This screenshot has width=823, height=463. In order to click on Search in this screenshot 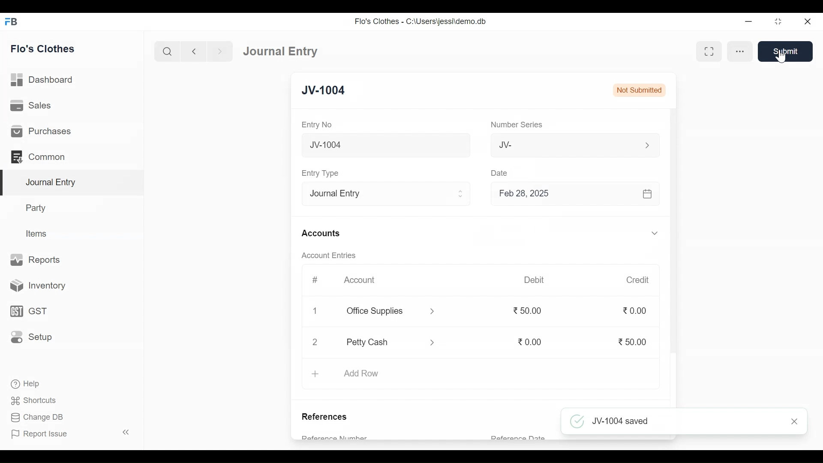, I will do `click(167, 52)`.